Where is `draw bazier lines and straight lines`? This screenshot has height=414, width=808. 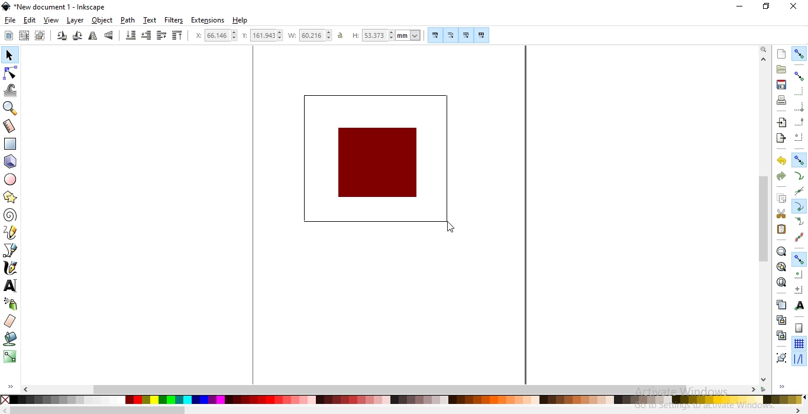
draw bazier lines and straight lines is located at coordinates (11, 250).